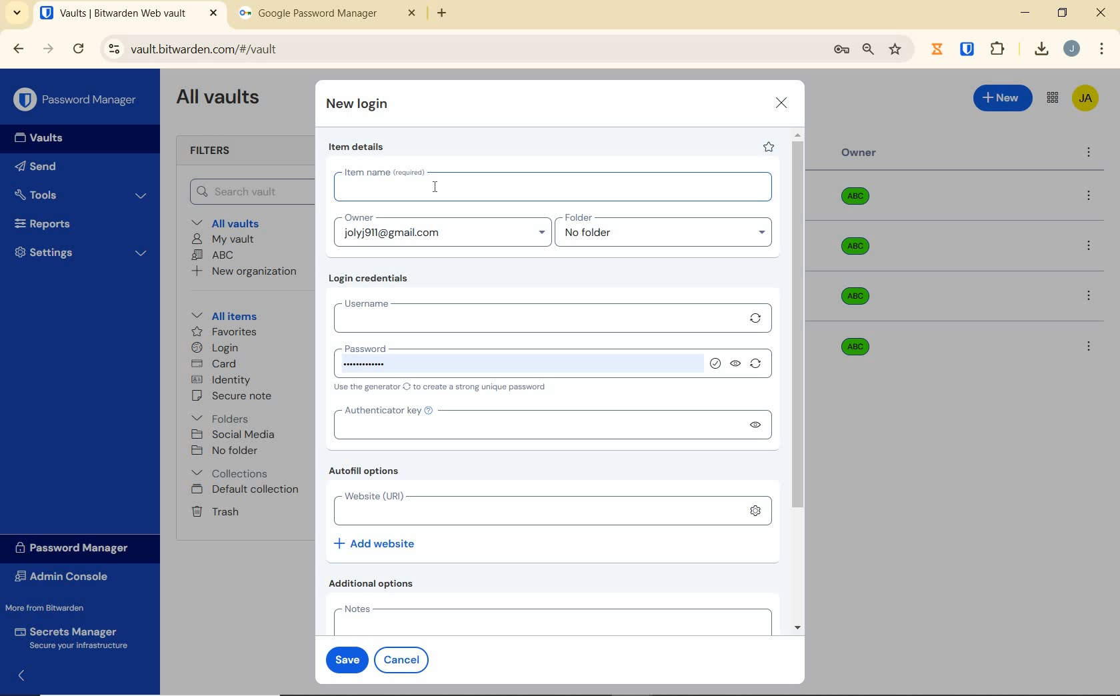 The width and height of the screenshot is (1120, 696). Describe the element at coordinates (367, 472) in the screenshot. I see `Autofill options` at that location.